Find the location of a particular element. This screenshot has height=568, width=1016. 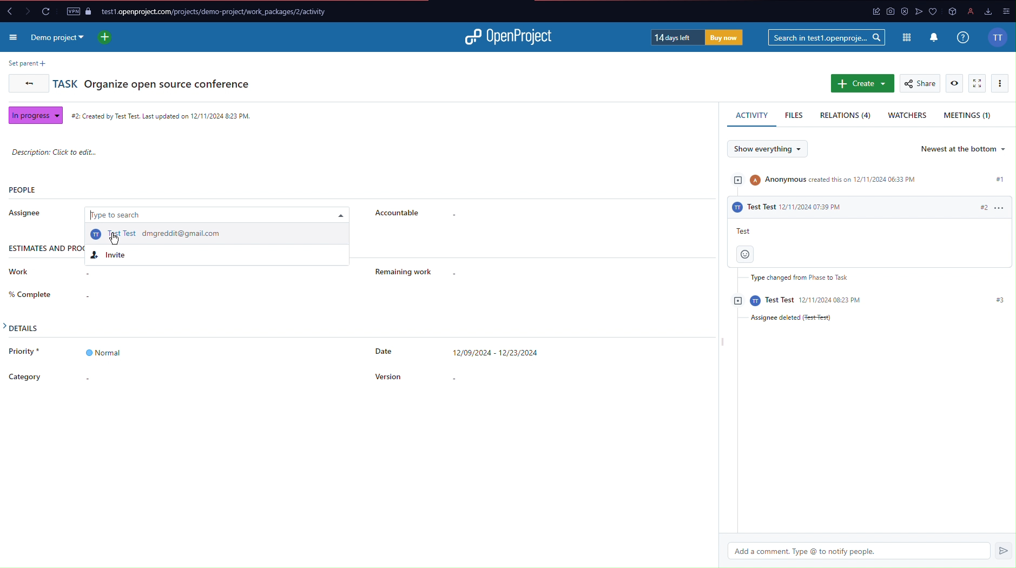

Priority is located at coordinates (64, 352).